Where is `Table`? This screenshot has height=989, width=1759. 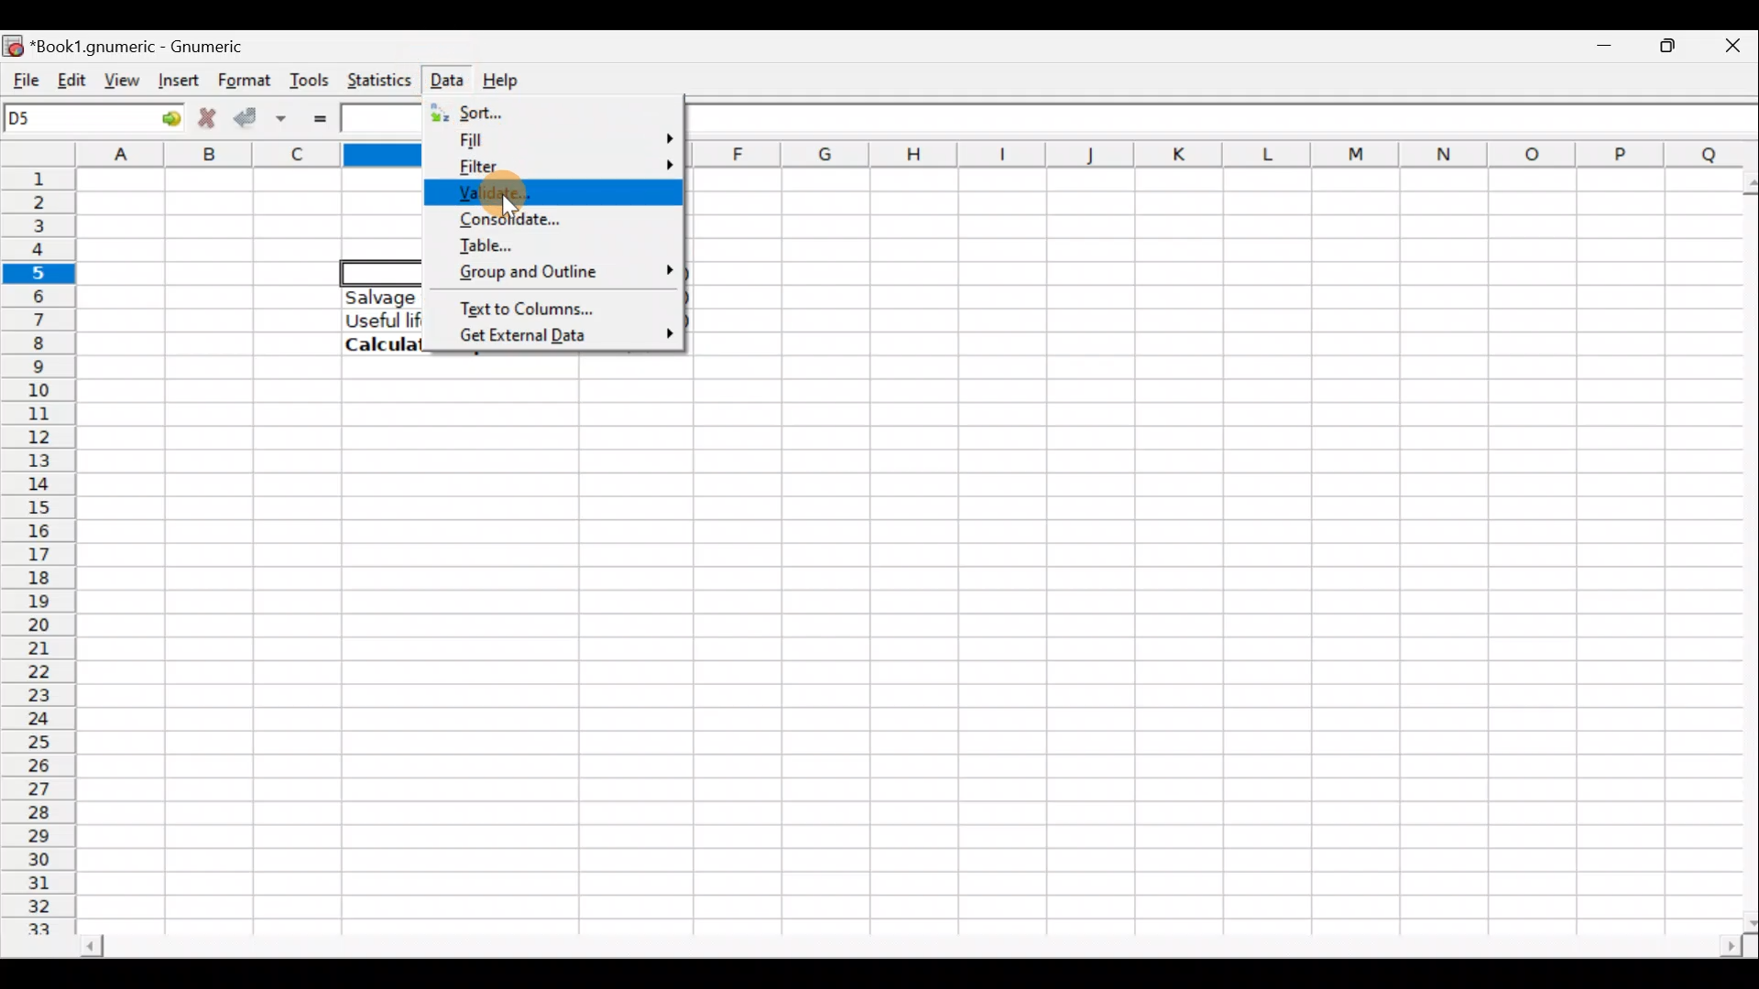 Table is located at coordinates (563, 245).